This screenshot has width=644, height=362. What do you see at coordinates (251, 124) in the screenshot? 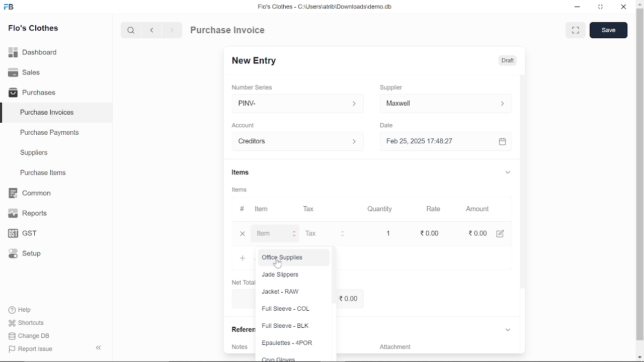
I see `Account` at bounding box center [251, 124].